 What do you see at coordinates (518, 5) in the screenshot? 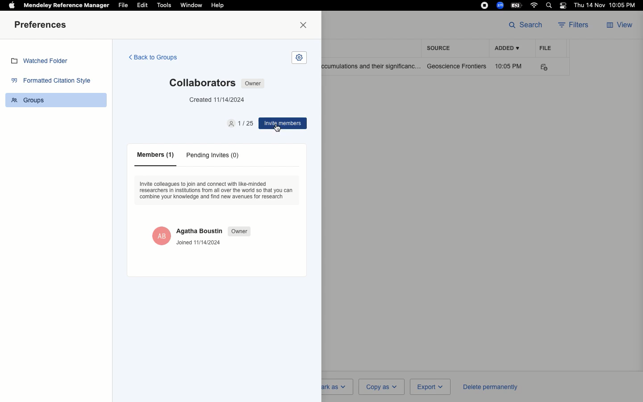
I see `Charge` at bounding box center [518, 5].